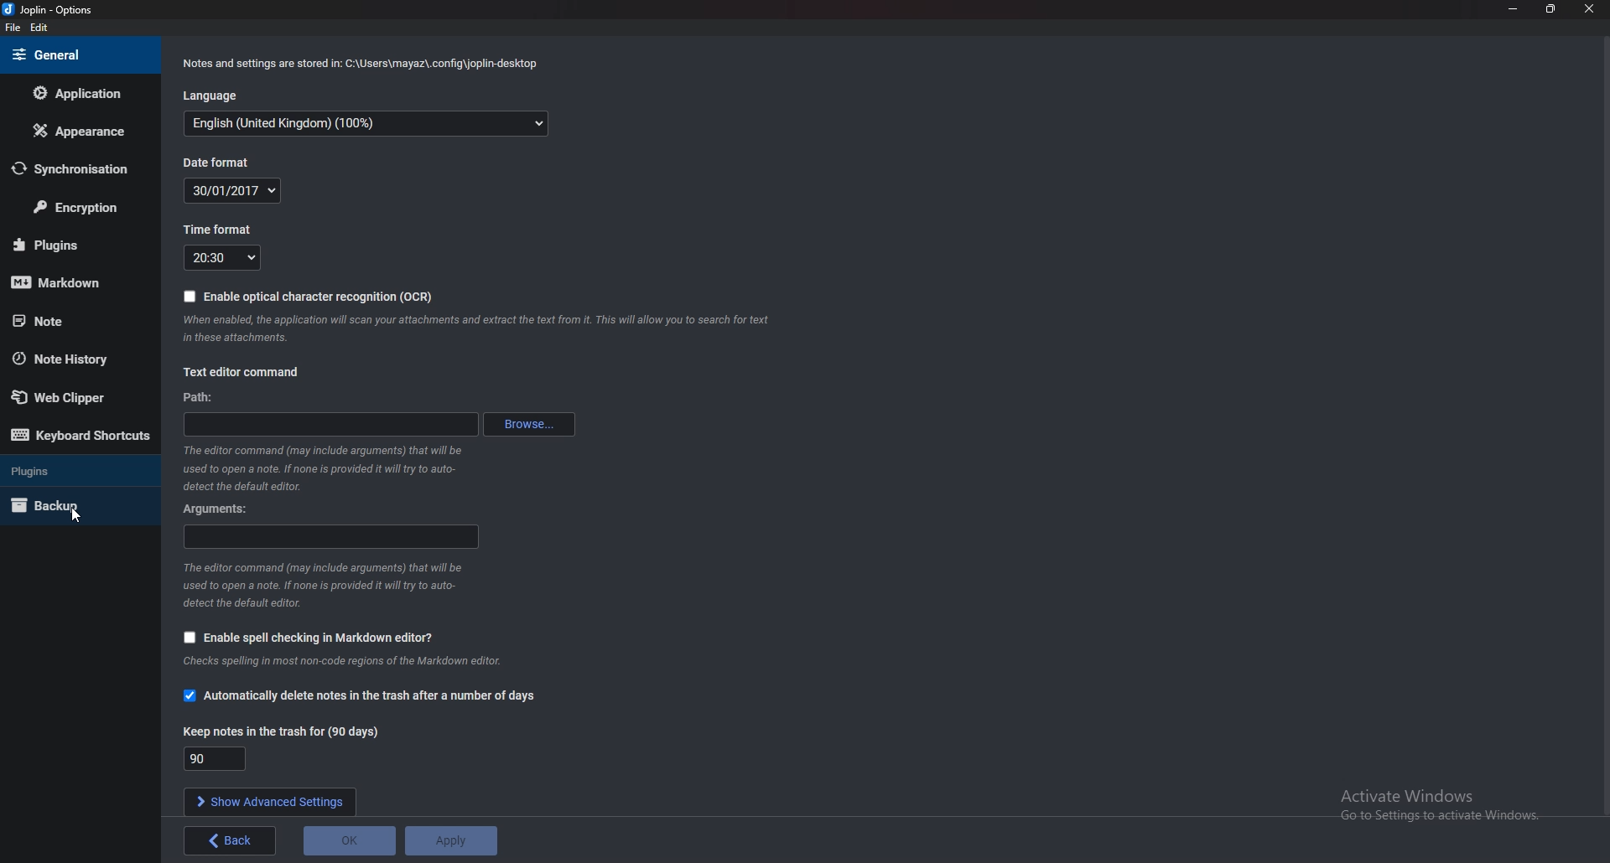 The height and width of the screenshot is (863, 1610). What do you see at coordinates (526, 425) in the screenshot?
I see `Browse` at bounding box center [526, 425].